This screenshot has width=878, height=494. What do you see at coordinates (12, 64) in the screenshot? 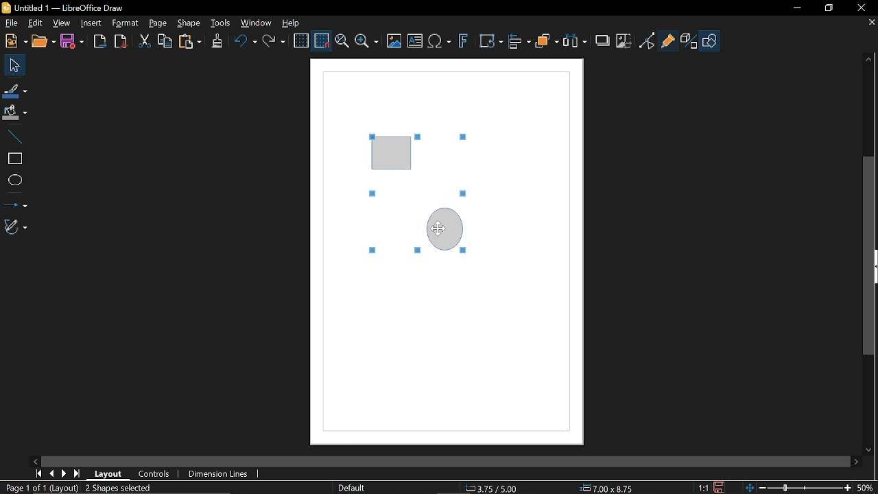
I see `Select` at bounding box center [12, 64].